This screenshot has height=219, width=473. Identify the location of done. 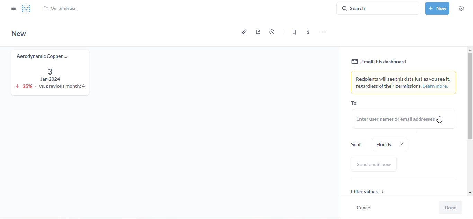
(450, 208).